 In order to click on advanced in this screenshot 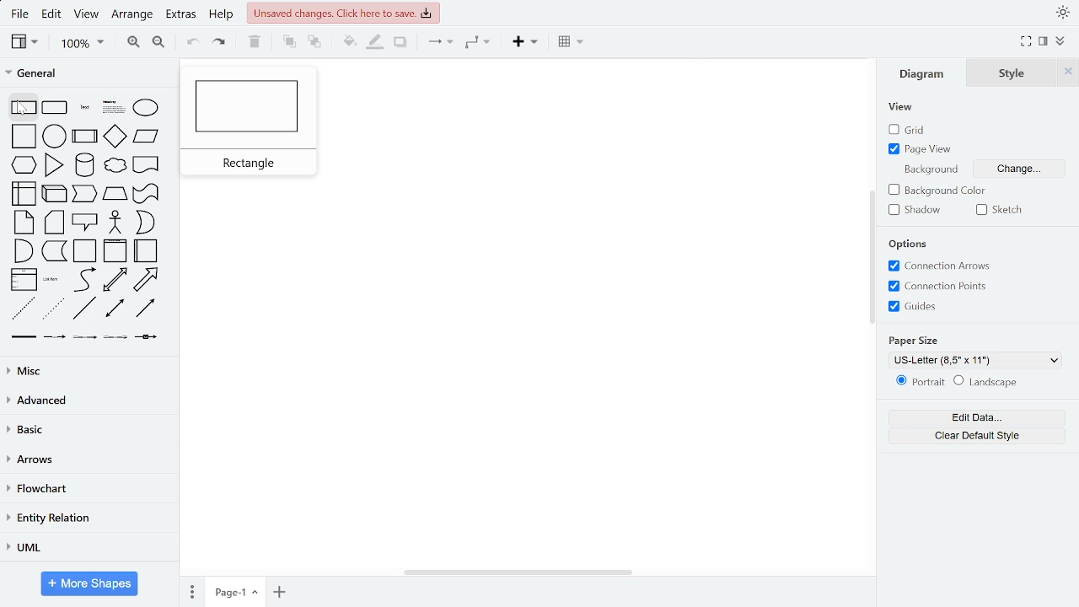, I will do `click(87, 401)`.